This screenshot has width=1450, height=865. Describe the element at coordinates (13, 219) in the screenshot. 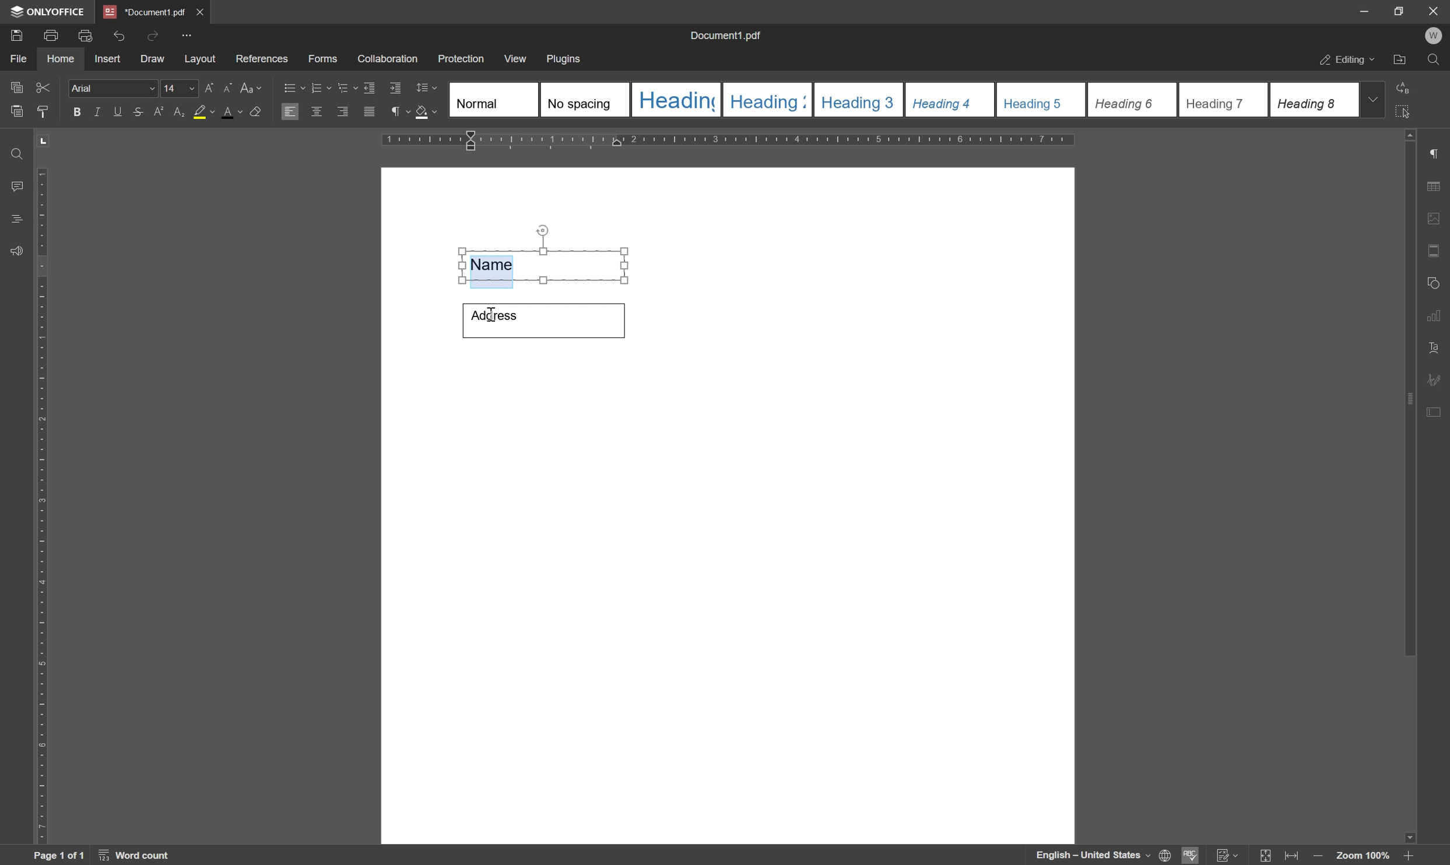

I see `headings` at that location.